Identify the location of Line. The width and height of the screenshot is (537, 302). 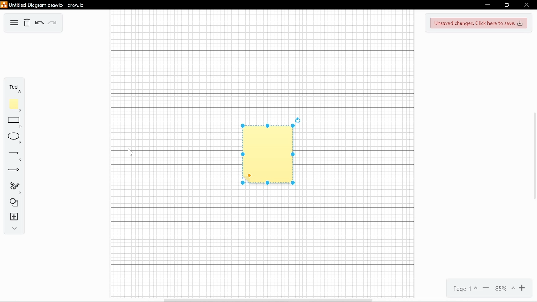
(14, 153).